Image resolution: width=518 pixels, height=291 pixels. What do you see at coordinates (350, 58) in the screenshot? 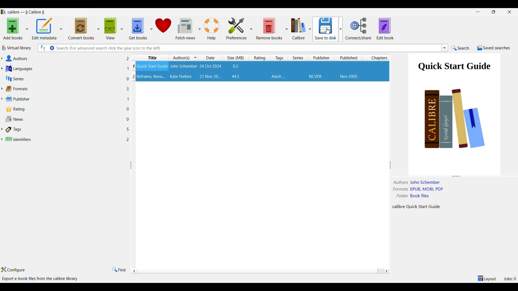
I see `Published column` at bounding box center [350, 58].